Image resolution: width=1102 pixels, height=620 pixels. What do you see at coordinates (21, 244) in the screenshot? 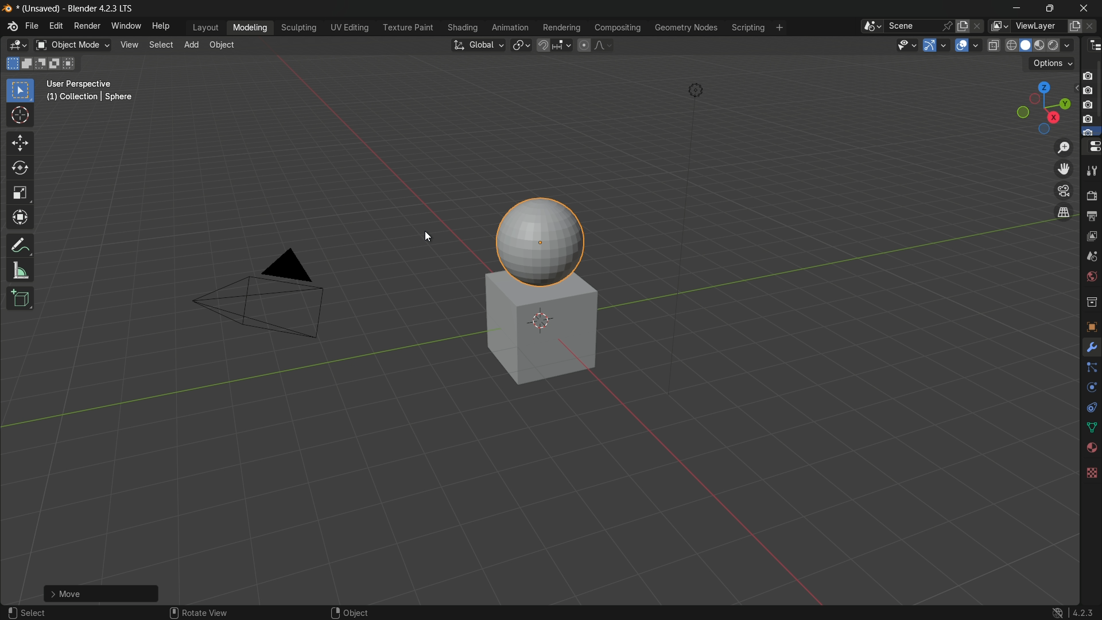
I see `annotate` at bounding box center [21, 244].